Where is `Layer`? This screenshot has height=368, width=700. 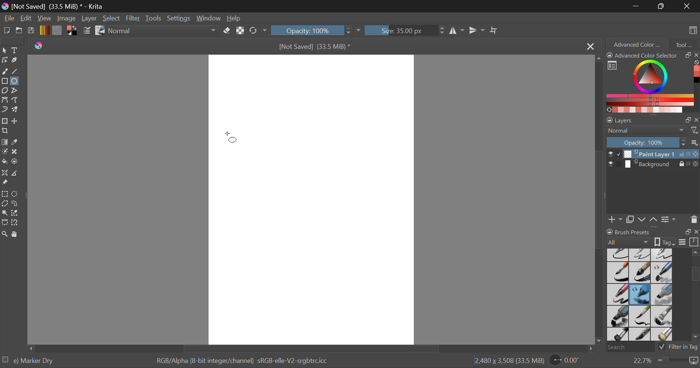 Layer is located at coordinates (89, 18).